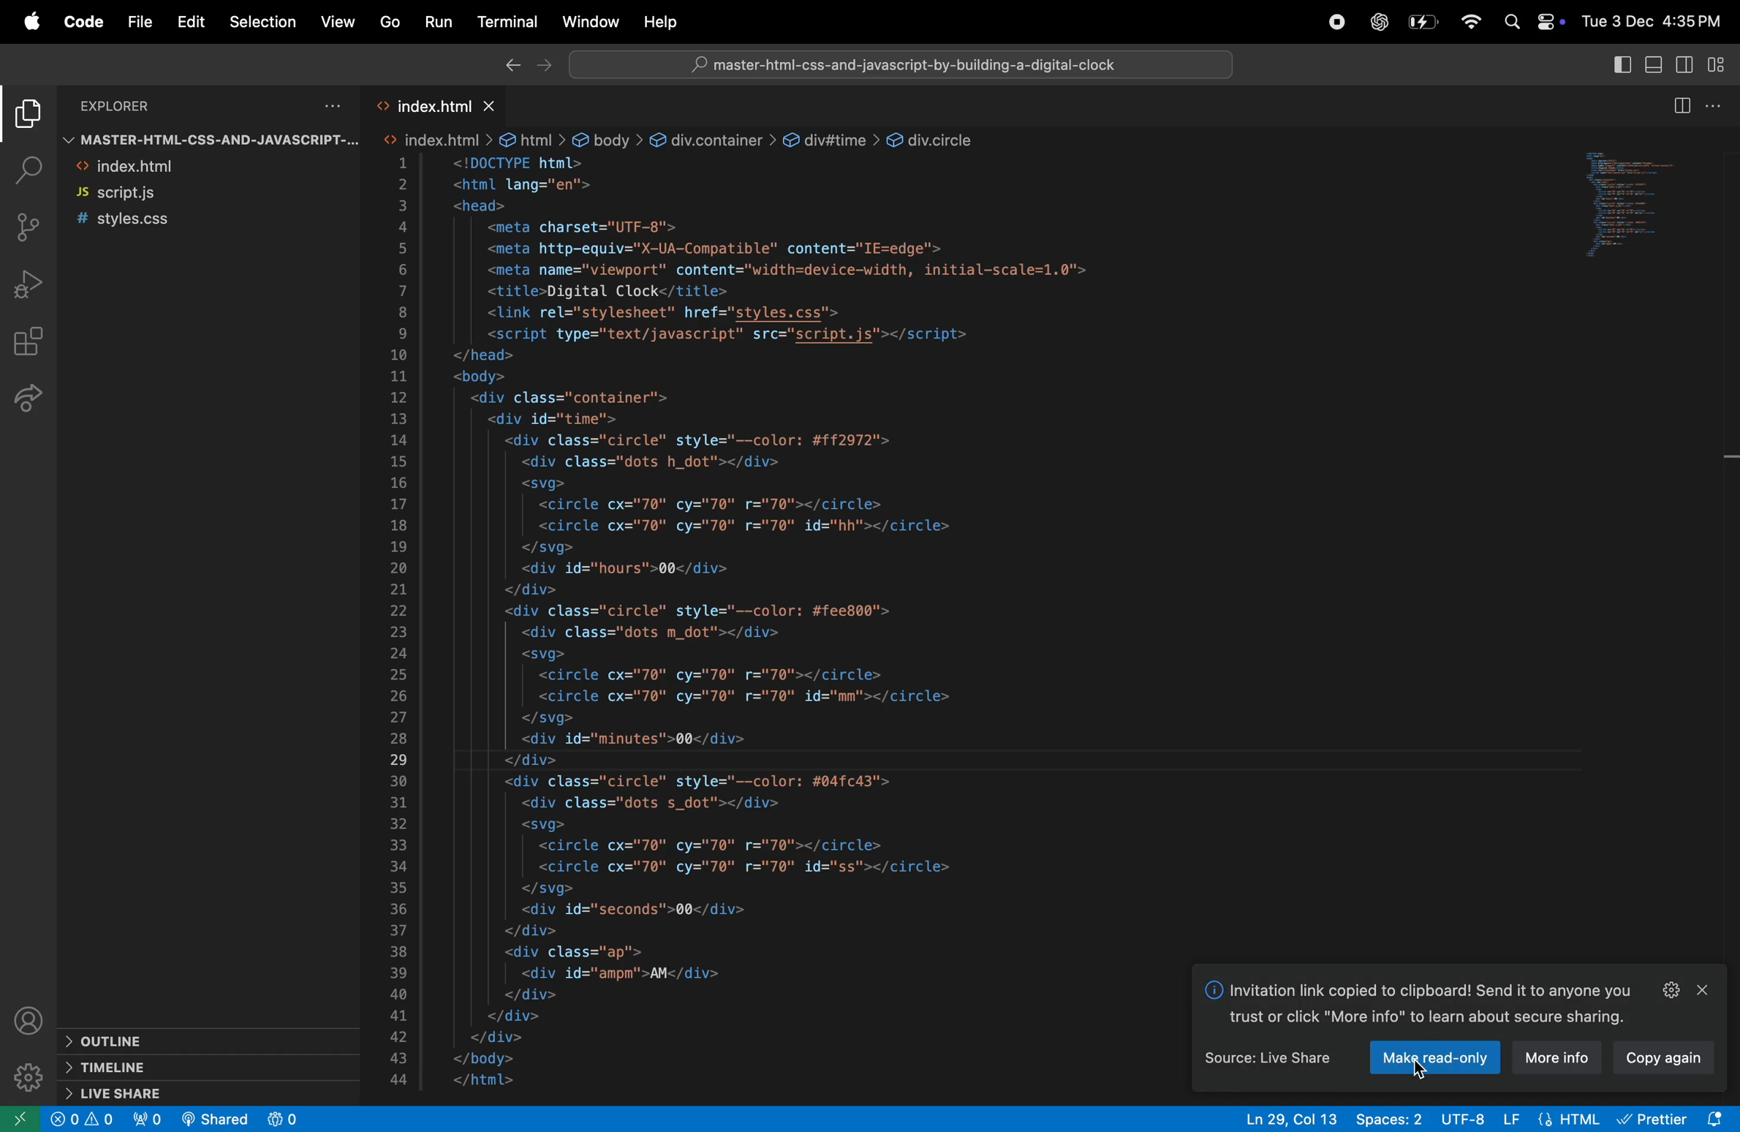  Describe the element at coordinates (82, 1119) in the screenshot. I see `no problem` at that location.